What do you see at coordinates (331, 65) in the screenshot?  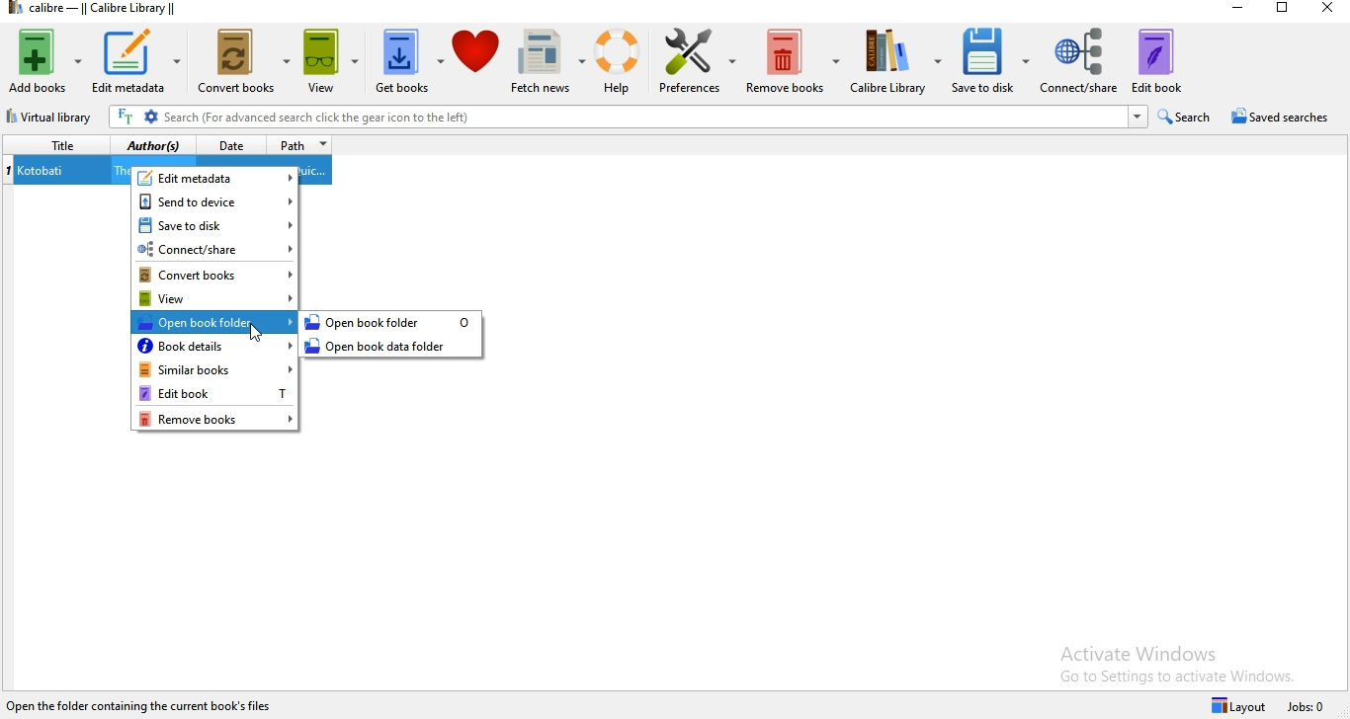 I see `view` at bounding box center [331, 65].